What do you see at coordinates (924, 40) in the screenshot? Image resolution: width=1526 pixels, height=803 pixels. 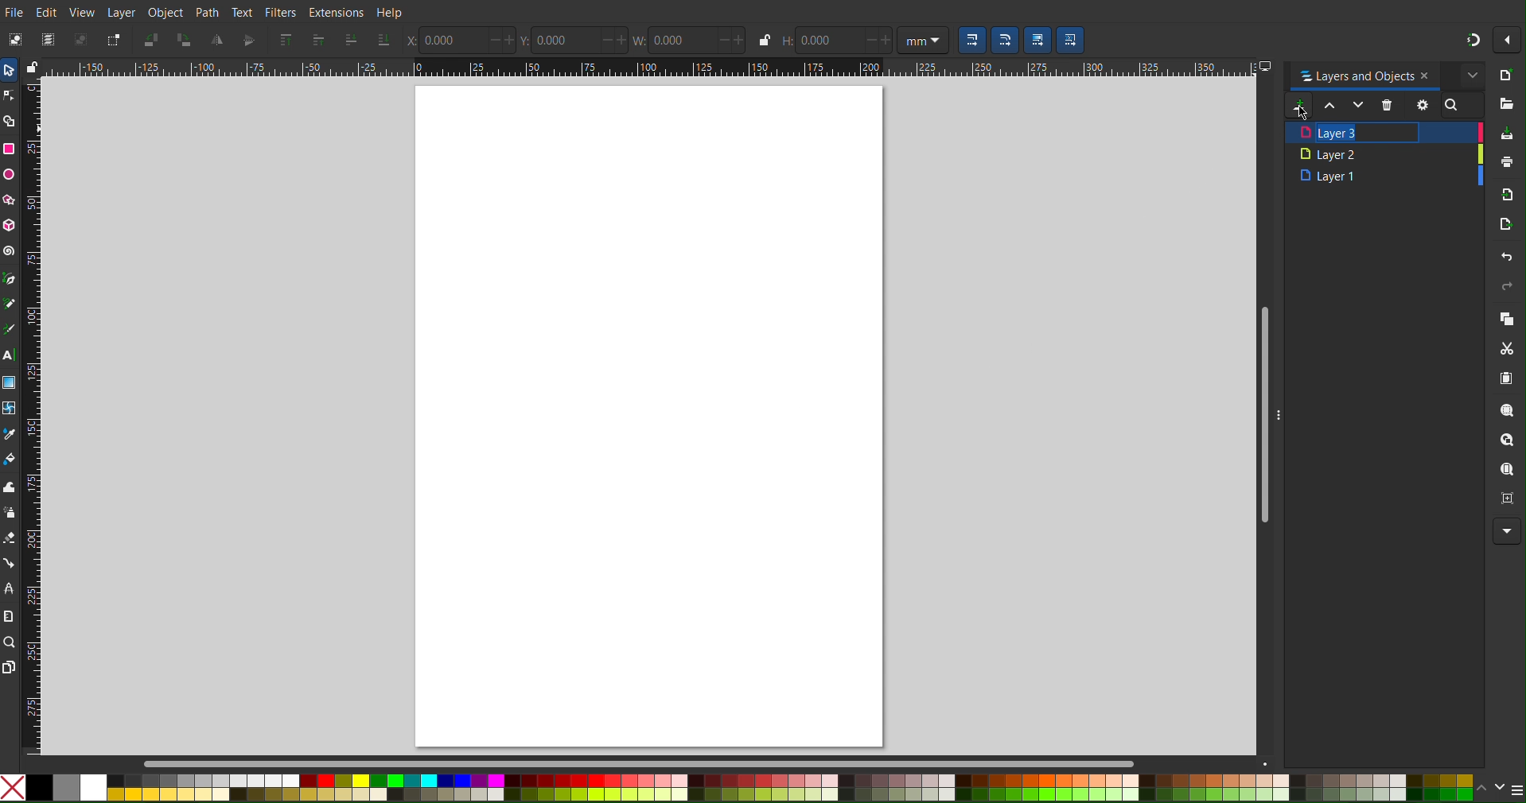 I see `Unit` at bounding box center [924, 40].